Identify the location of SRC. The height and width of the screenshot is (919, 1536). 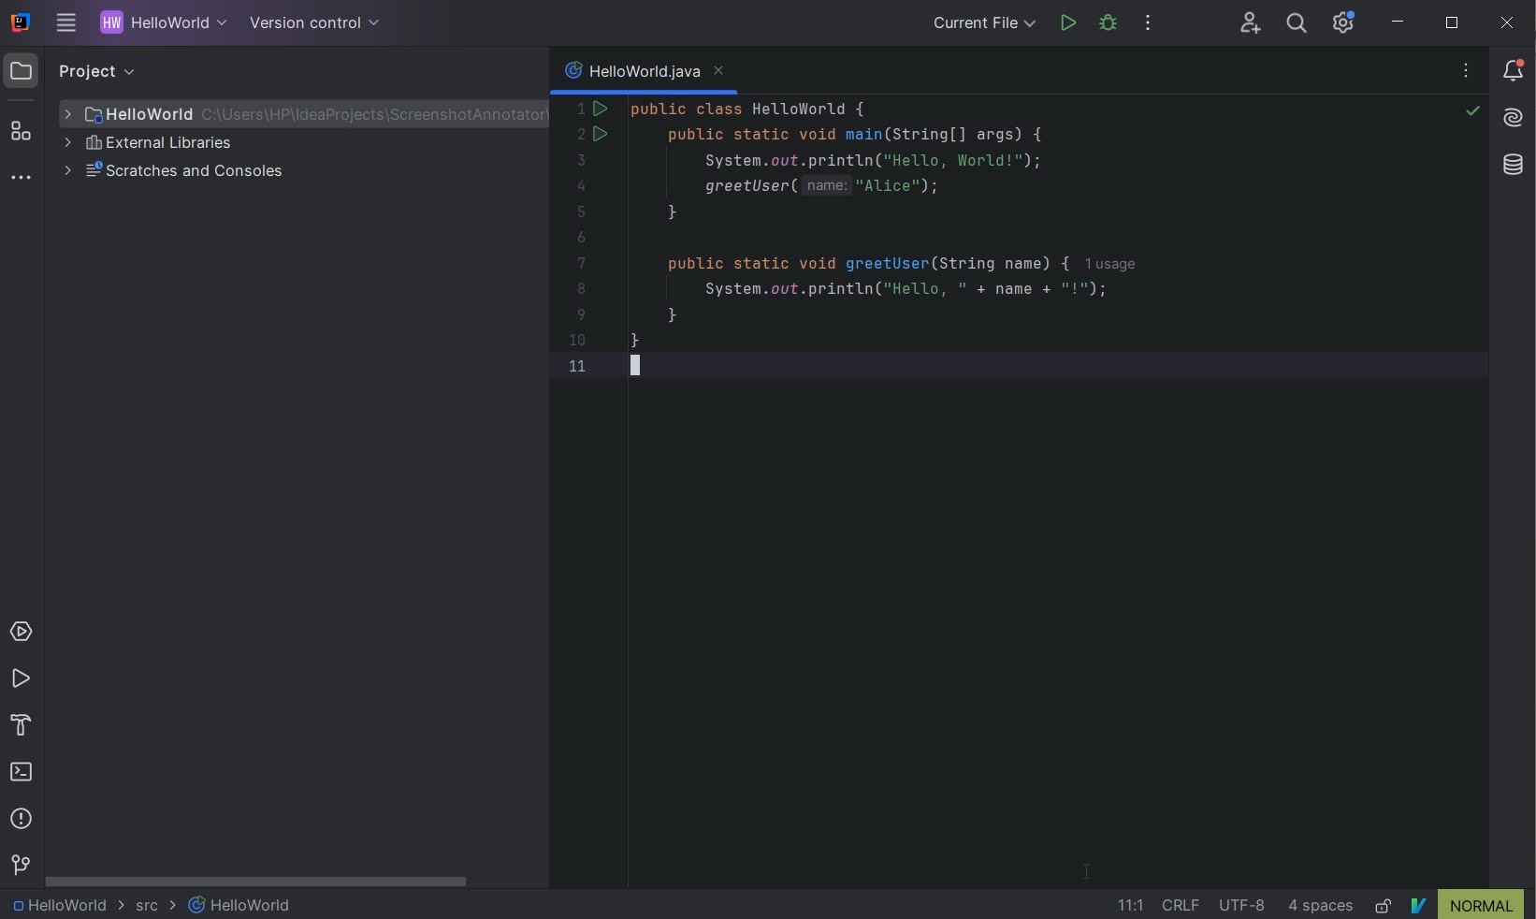
(156, 907).